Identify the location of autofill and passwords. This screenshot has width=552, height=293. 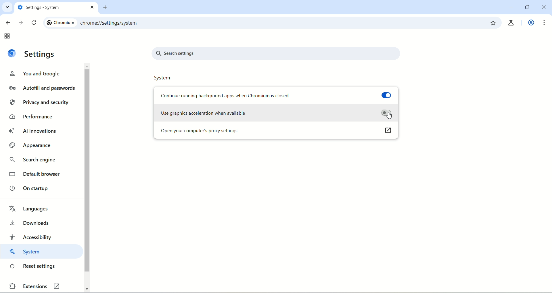
(42, 88).